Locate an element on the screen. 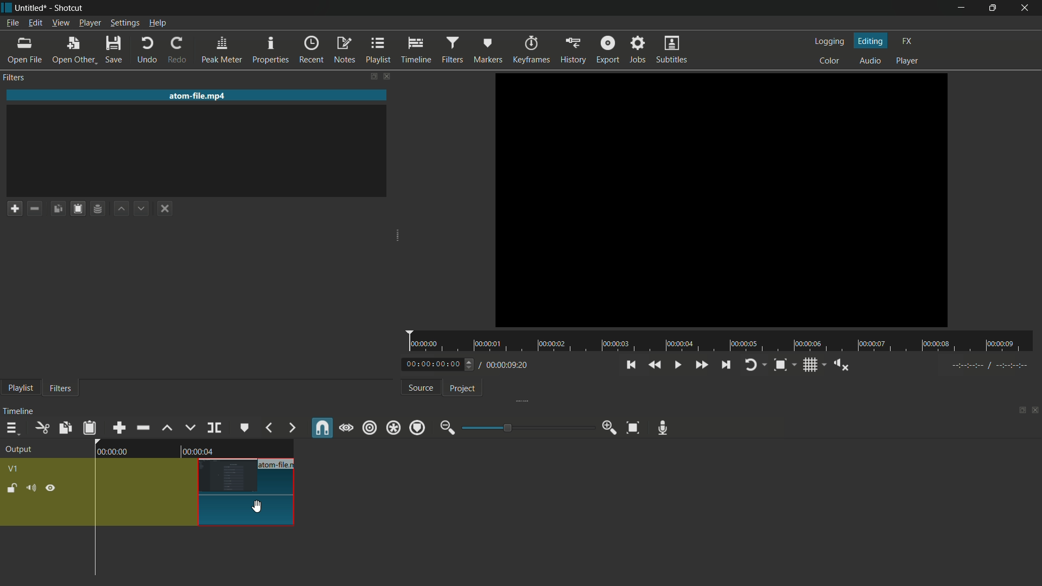 This screenshot has height=586, width=1042. audio is located at coordinates (871, 61).